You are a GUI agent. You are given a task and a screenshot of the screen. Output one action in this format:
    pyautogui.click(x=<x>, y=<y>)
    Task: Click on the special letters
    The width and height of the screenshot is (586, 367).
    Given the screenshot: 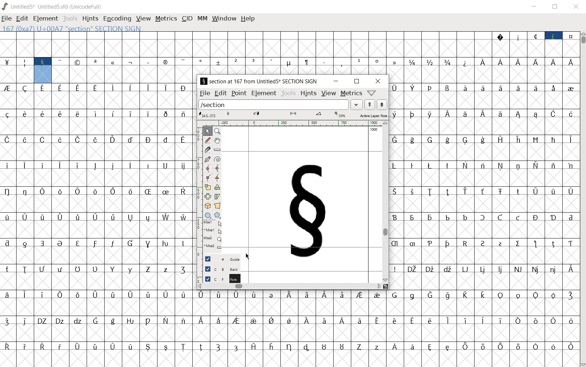 What is the action you would take?
    pyautogui.click(x=99, y=269)
    